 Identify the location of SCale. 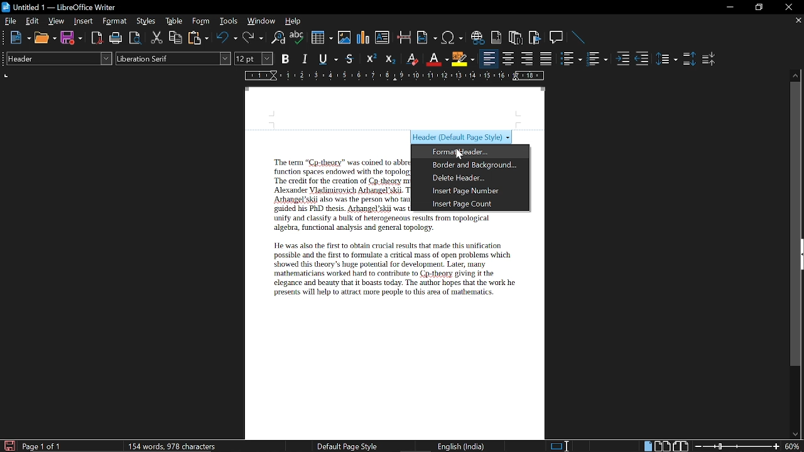
(393, 77).